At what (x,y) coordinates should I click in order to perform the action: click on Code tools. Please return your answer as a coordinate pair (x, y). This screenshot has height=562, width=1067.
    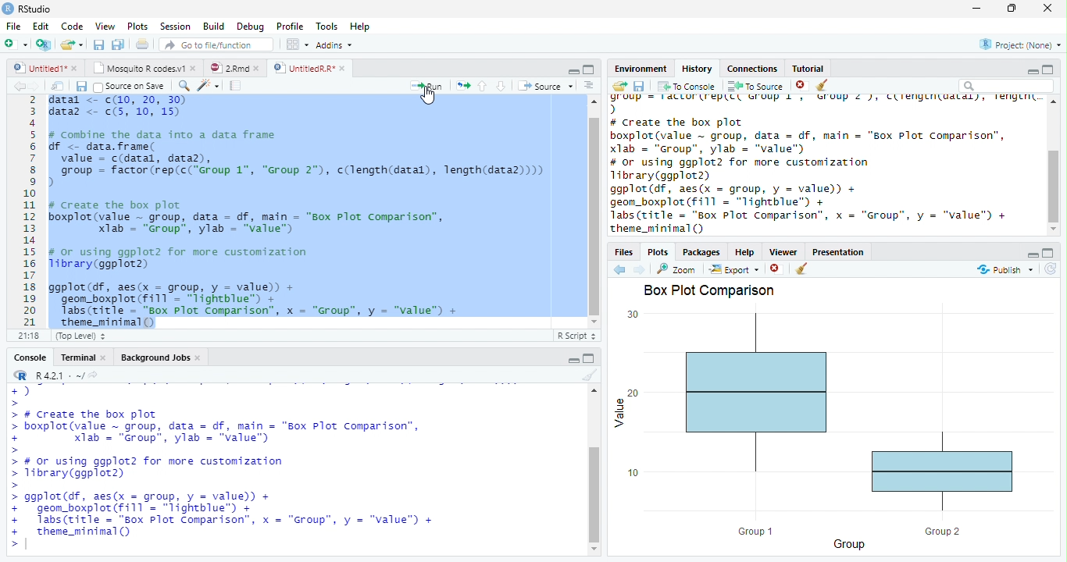
    Looking at the image, I should click on (209, 86).